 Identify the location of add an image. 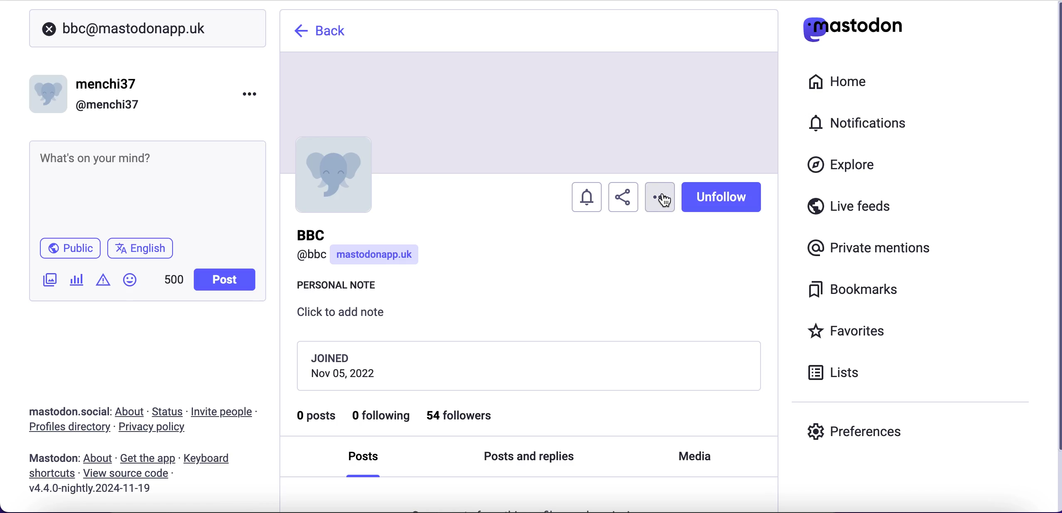
(49, 280).